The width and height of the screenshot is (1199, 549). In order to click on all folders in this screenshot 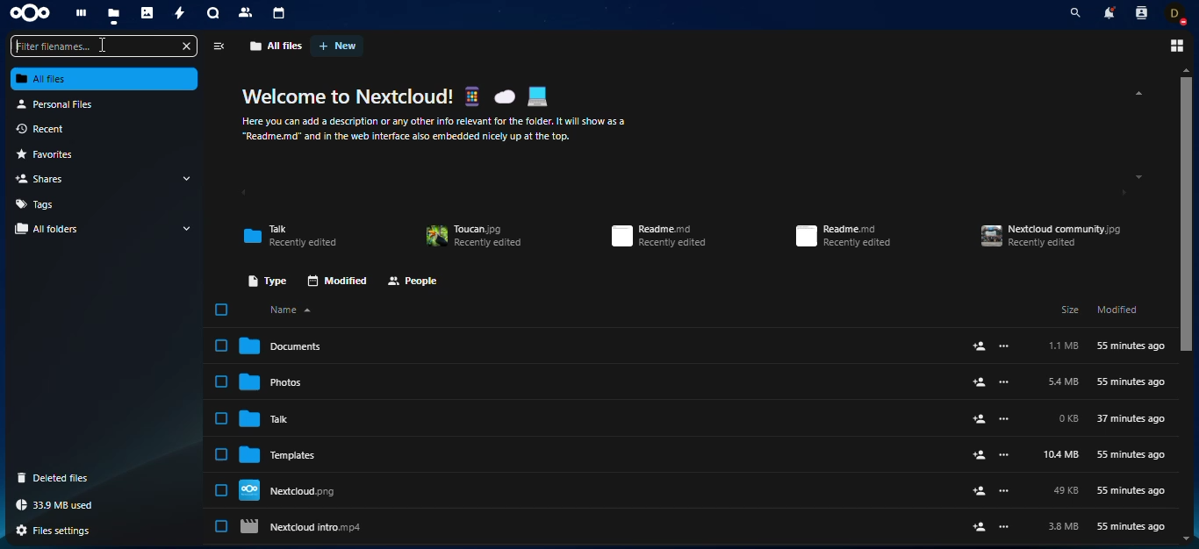, I will do `click(52, 229)`.